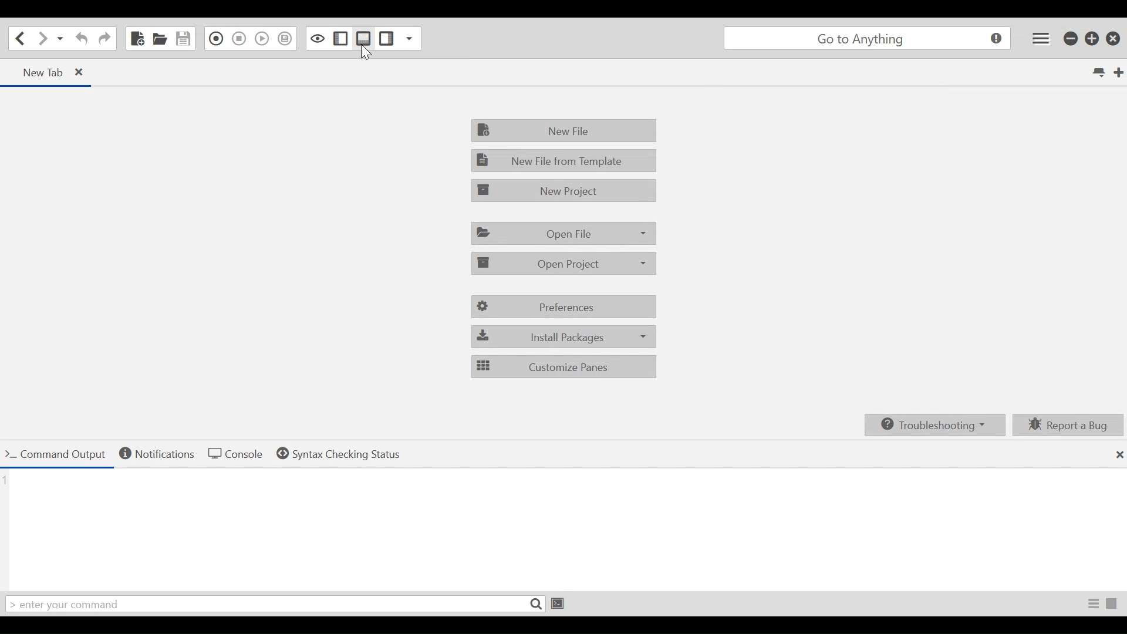 The image size is (1127, 634). Describe the element at coordinates (42, 38) in the screenshot. I see `Go forward one location` at that location.